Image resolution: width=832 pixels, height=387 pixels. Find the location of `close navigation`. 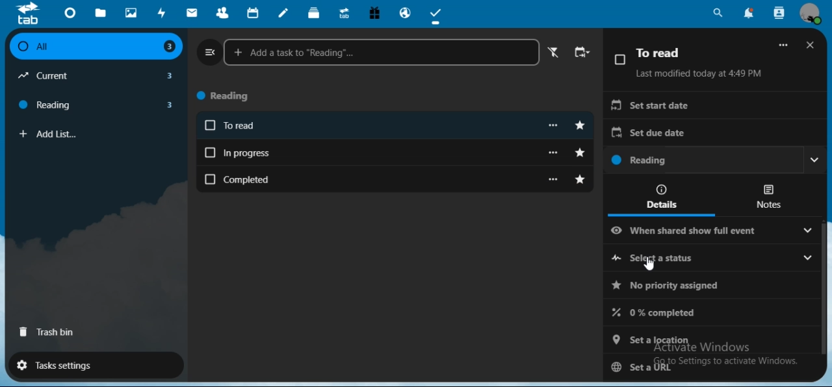

close navigation is located at coordinates (208, 51).